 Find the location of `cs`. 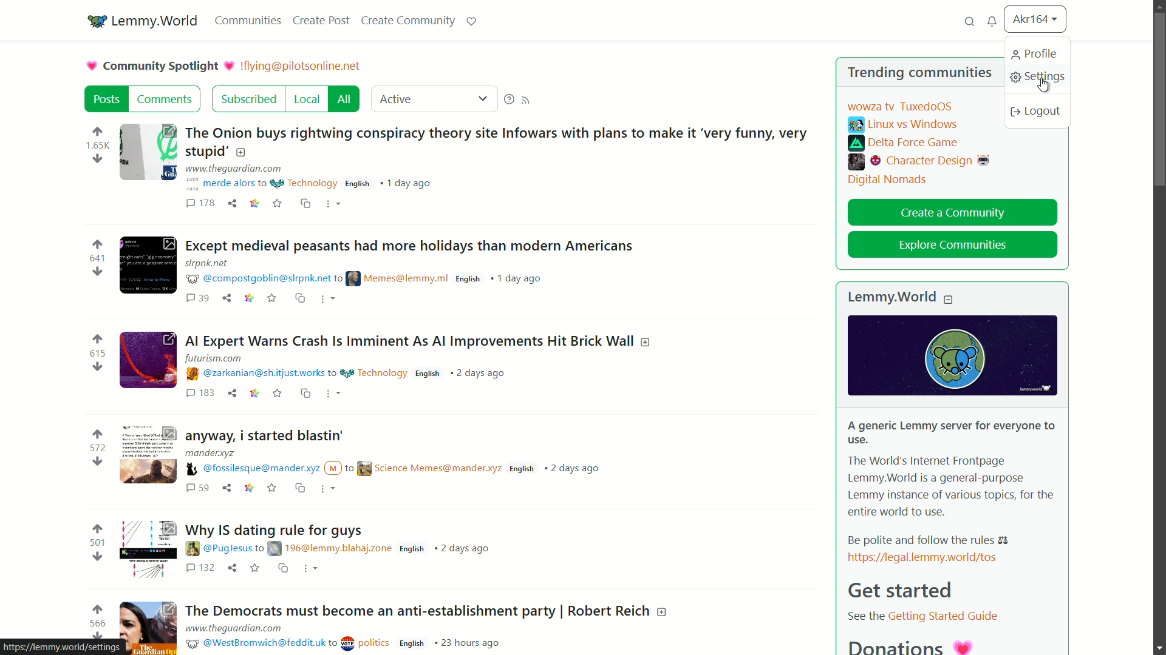

cs is located at coordinates (299, 486).